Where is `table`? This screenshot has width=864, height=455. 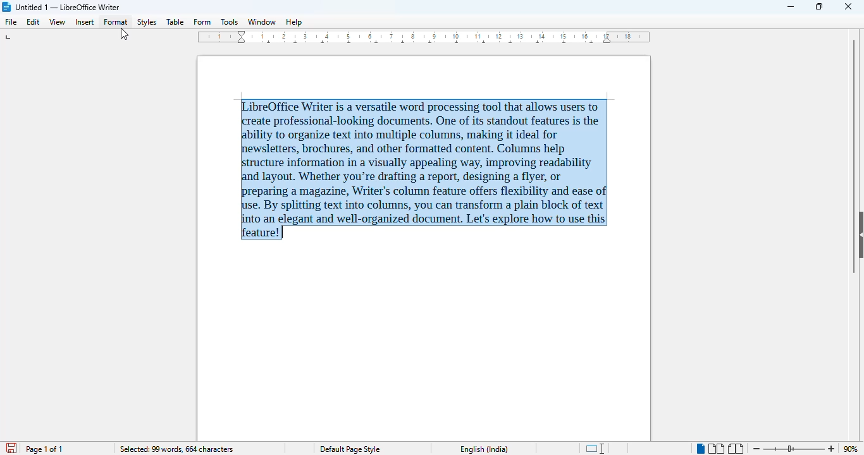
table is located at coordinates (175, 21).